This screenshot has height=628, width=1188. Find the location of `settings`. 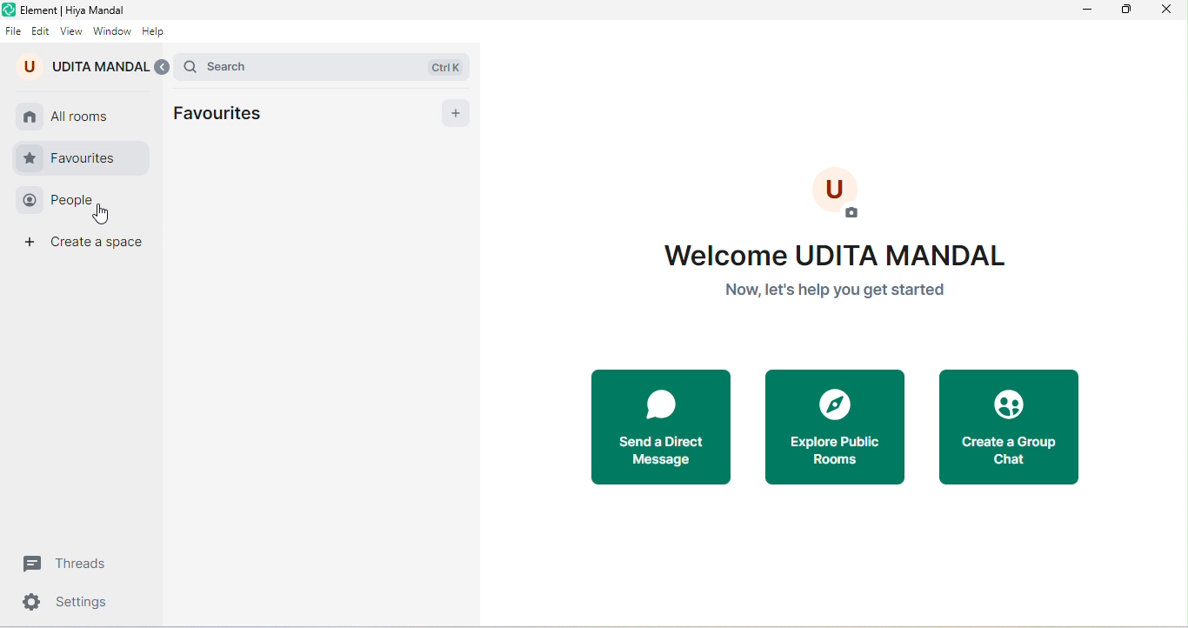

settings is located at coordinates (73, 605).